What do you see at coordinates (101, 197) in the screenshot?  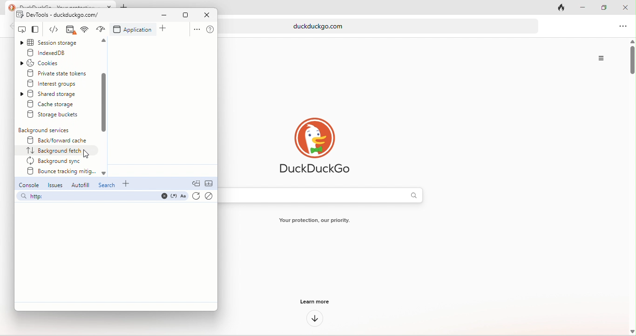 I see `search bar` at bounding box center [101, 197].